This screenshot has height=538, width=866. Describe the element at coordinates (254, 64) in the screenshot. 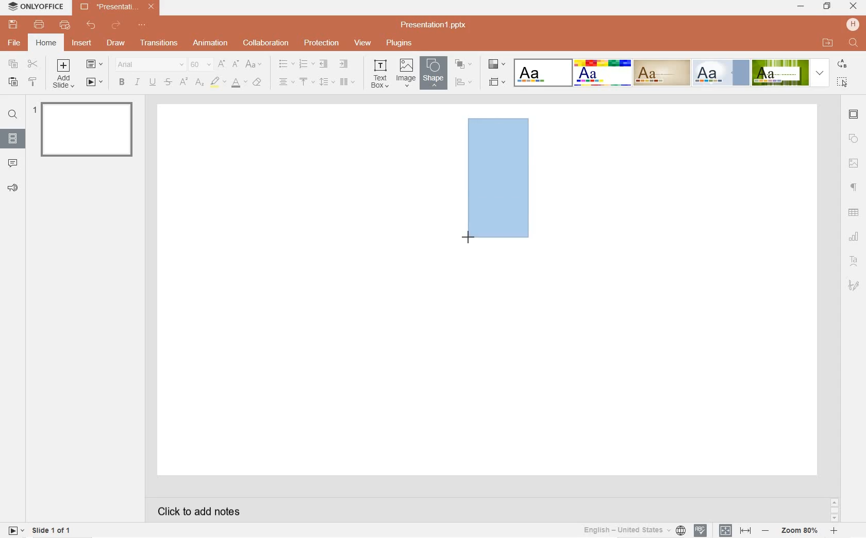

I see `change case` at that location.